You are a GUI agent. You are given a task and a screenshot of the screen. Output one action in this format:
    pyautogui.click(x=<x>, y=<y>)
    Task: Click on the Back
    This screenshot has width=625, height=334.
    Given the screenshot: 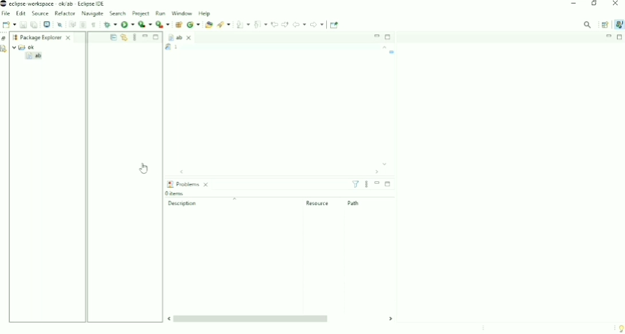 What is the action you would take?
    pyautogui.click(x=299, y=24)
    